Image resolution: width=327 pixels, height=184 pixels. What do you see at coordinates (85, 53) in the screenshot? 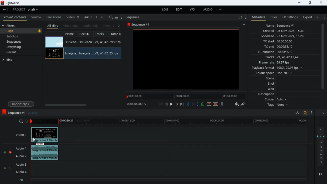
I see `Imagin` at bounding box center [85, 53].